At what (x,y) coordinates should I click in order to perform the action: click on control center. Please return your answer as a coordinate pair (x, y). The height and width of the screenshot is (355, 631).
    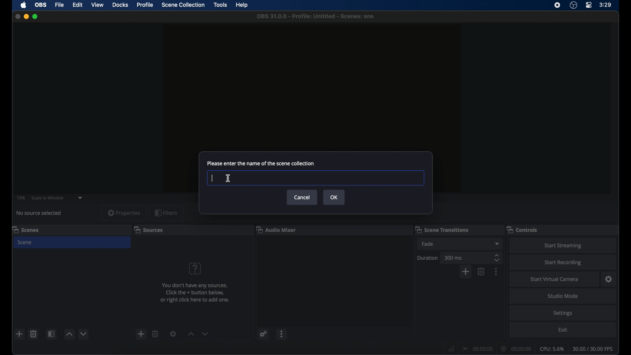
    Looking at the image, I should click on (589, 5).